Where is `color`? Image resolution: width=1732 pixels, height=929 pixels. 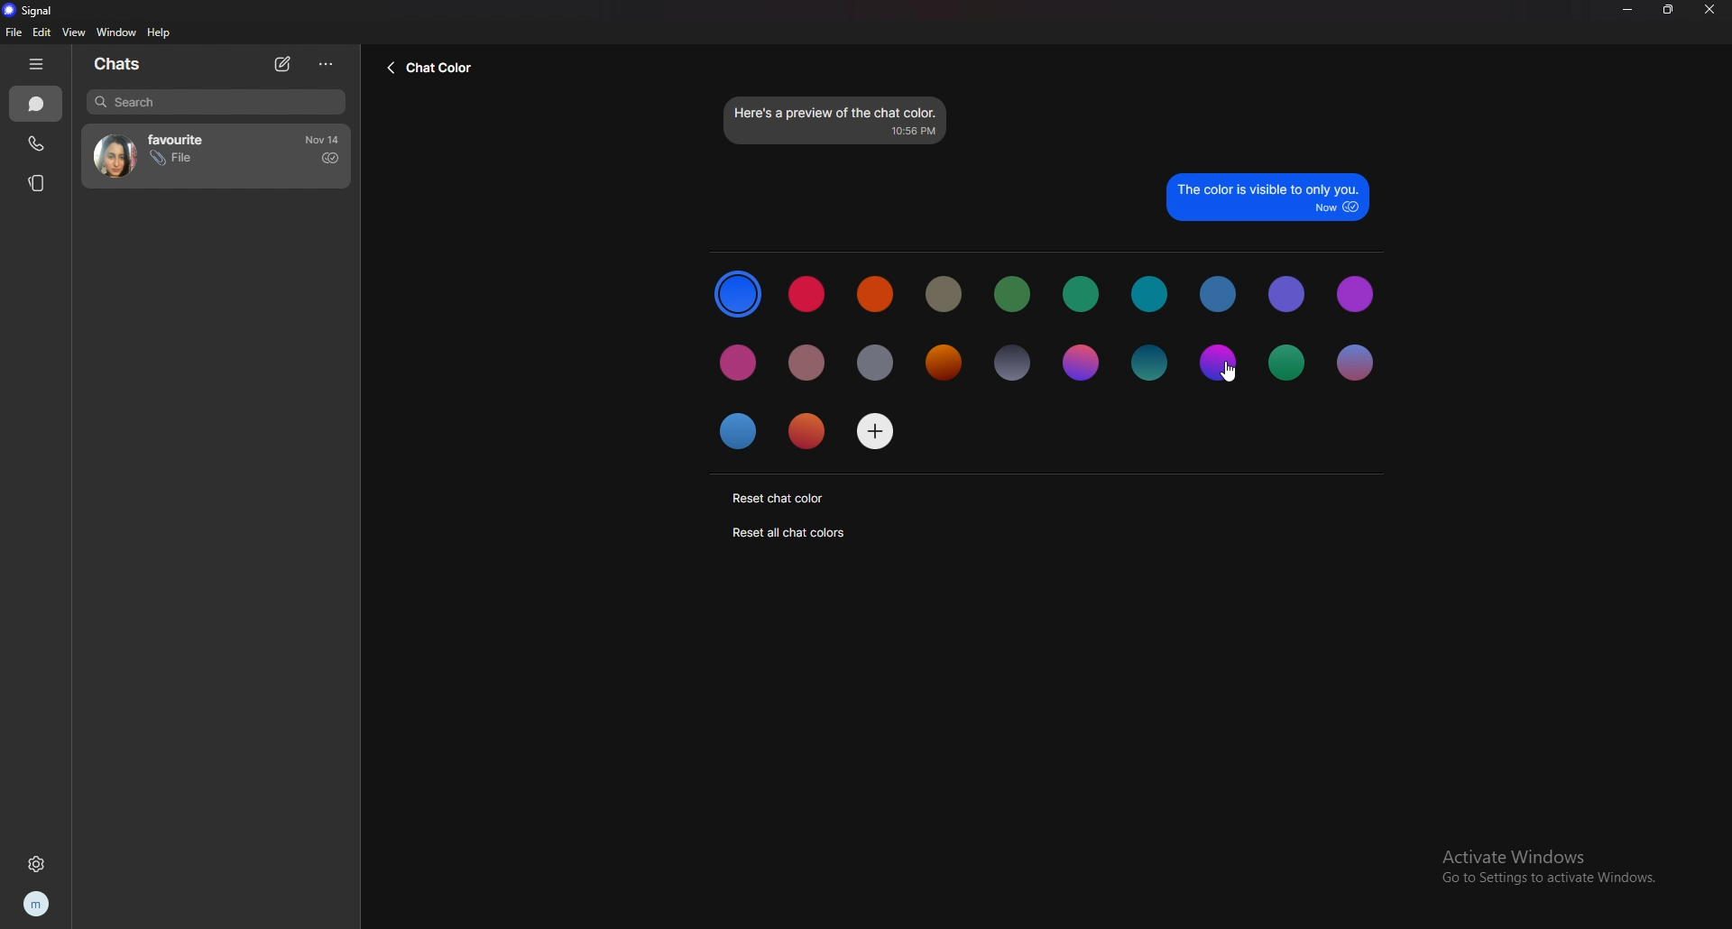 color is located at coordinates (1217, 363).